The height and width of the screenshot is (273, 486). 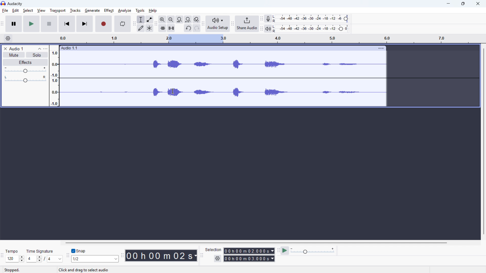 What do you see at coordinates (8, 39) in the screenshot?
I see `Timeline settings` at bounding box center [8, 39].